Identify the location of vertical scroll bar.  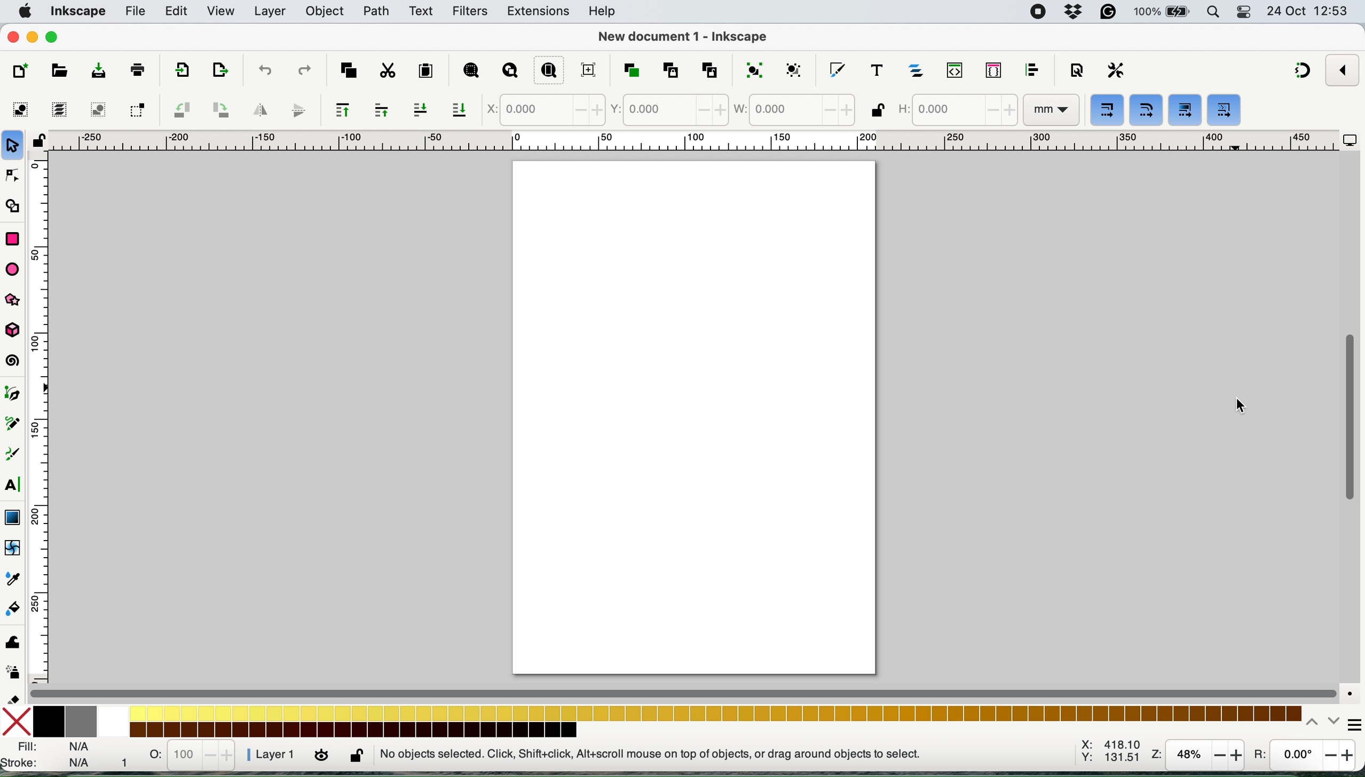
(1348, 421).